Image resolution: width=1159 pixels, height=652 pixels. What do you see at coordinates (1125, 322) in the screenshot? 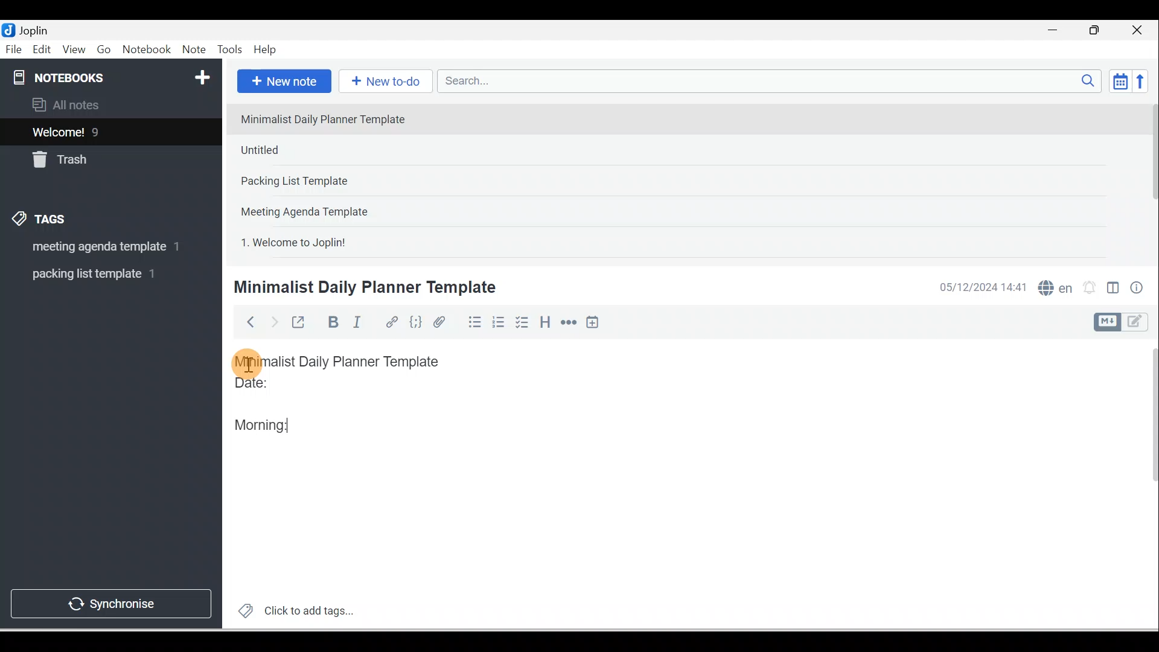
I see `Toggle editor layout` at bounding box center [1125, 322].